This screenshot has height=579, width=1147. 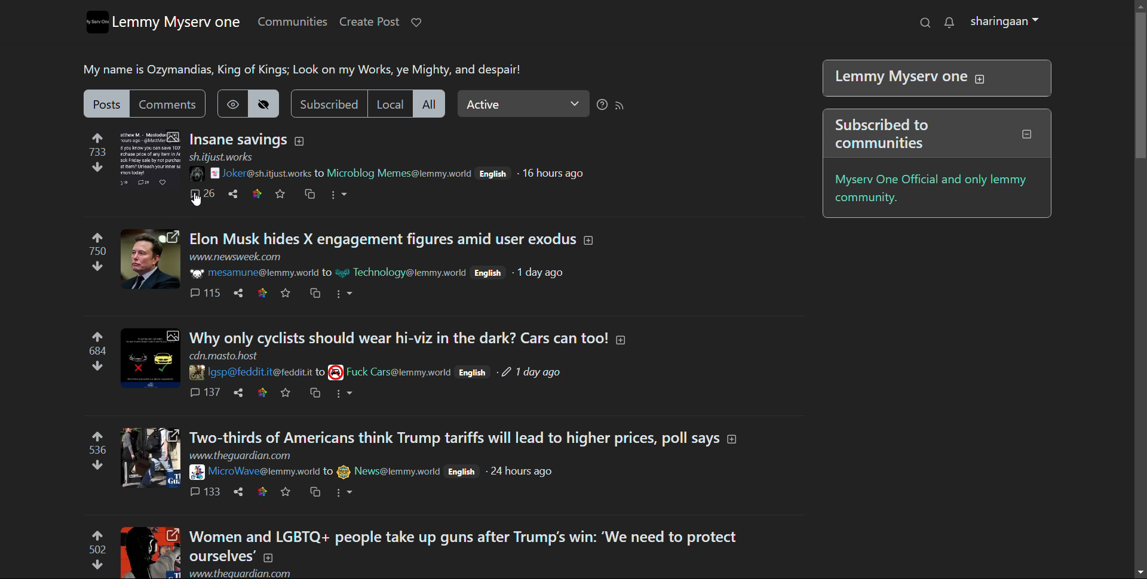 I want to click on image, so click(x=197, y=172).